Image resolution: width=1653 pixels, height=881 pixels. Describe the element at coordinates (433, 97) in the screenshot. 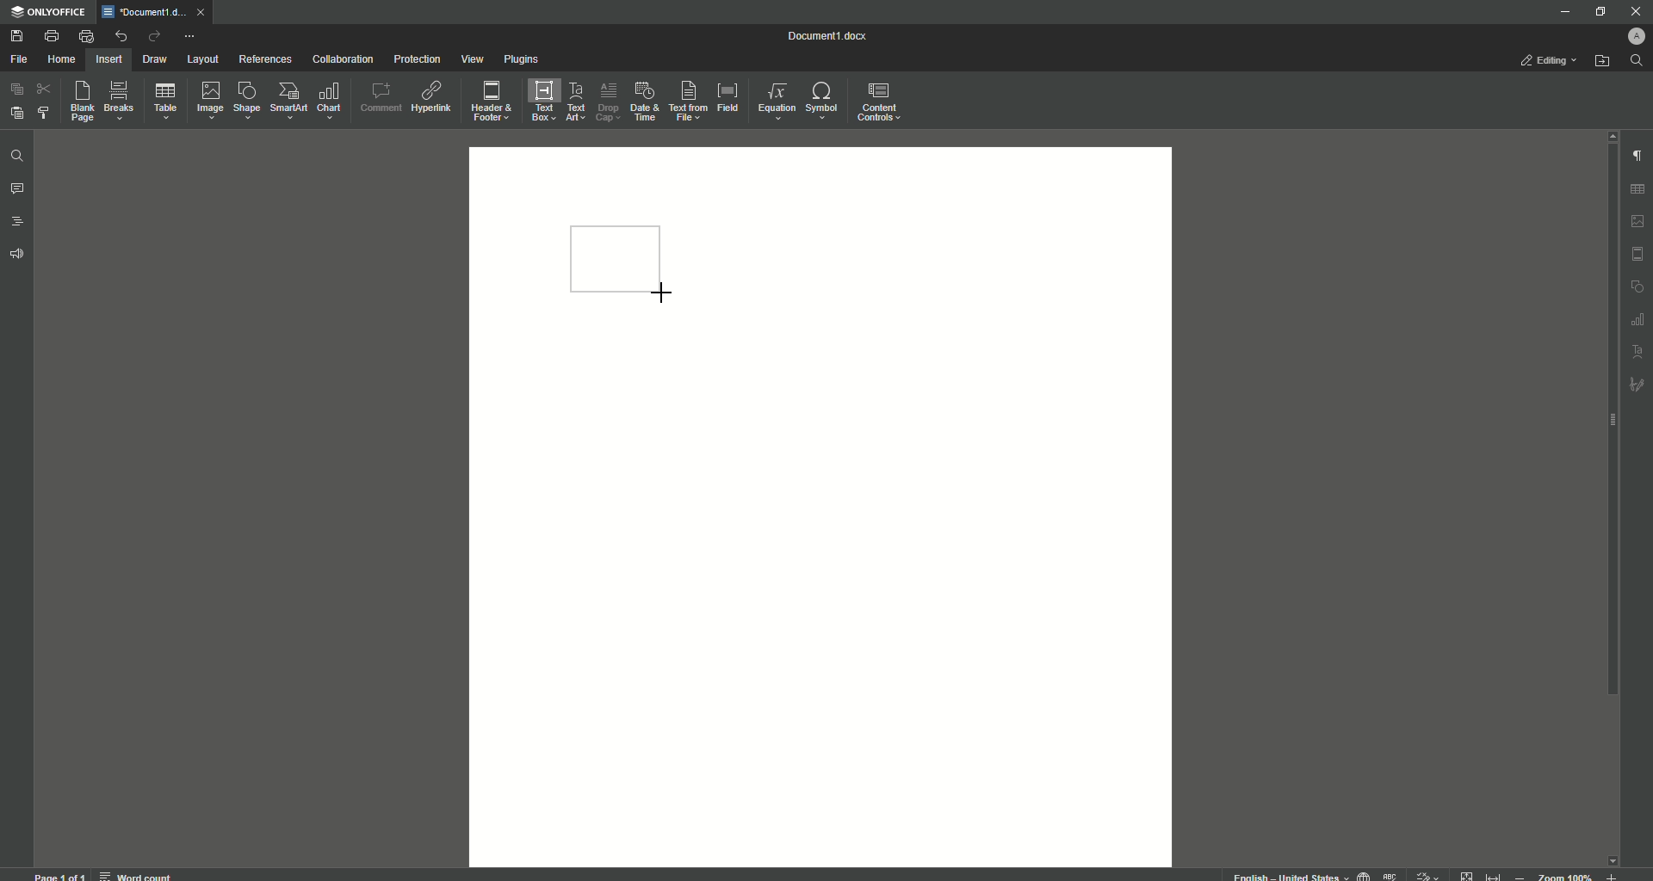

I see `Hyperlink` at that location.